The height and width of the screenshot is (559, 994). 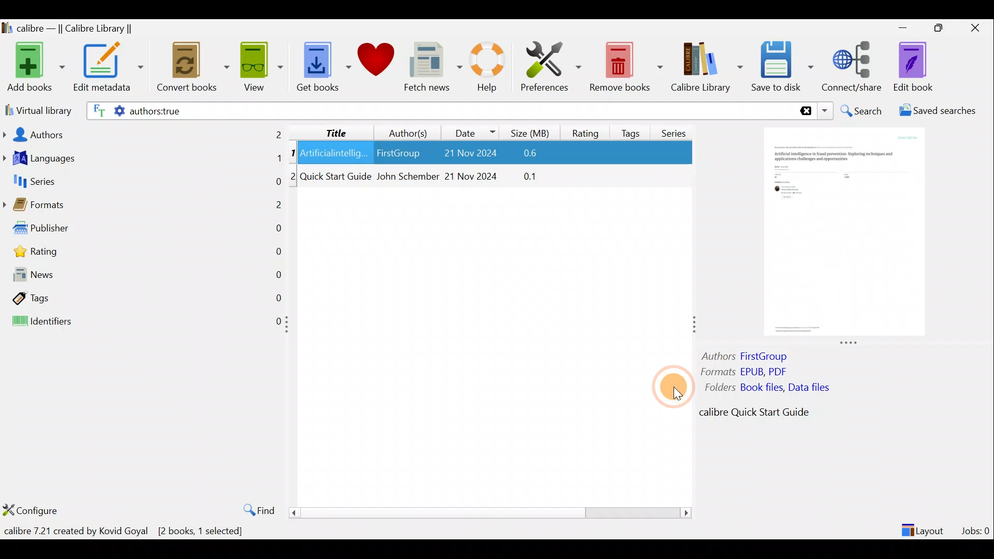 I want to click on Scroll bar, so click(x=487, y=512).